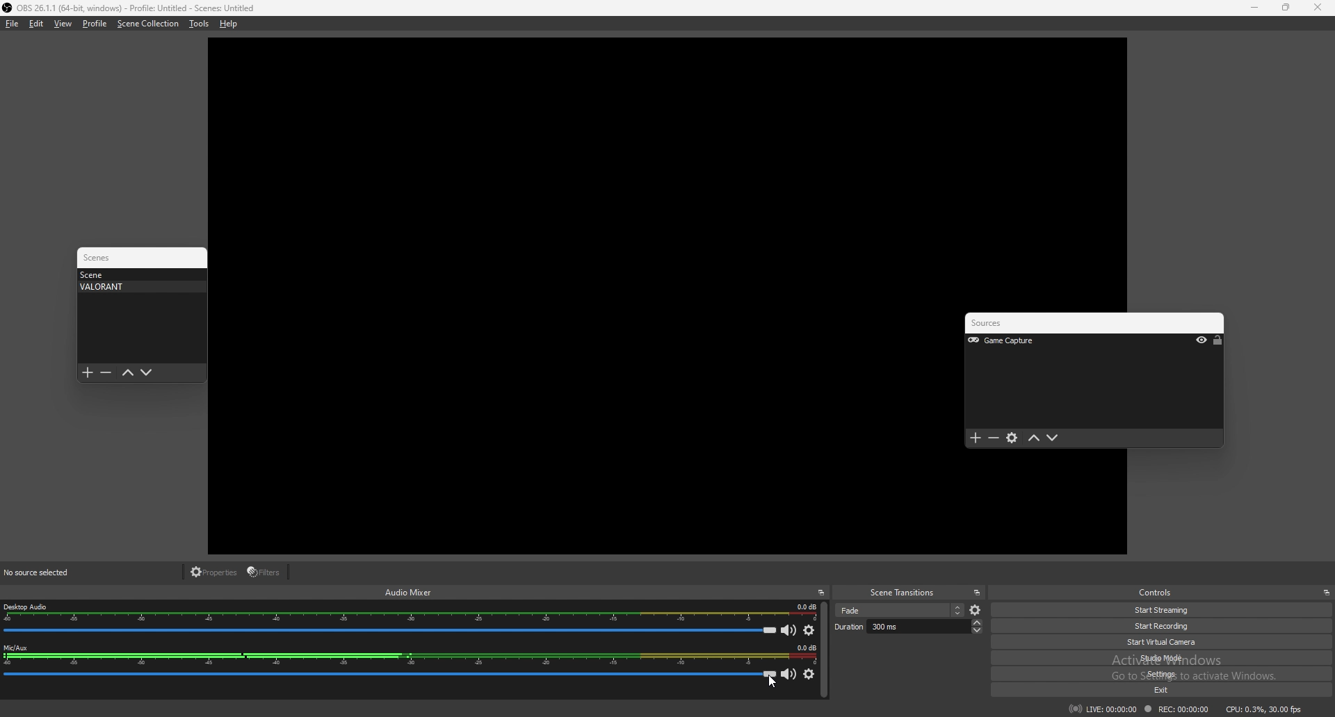 This screenshot has height=717, width=1335. I want to click on exit, so click(1173, 691).